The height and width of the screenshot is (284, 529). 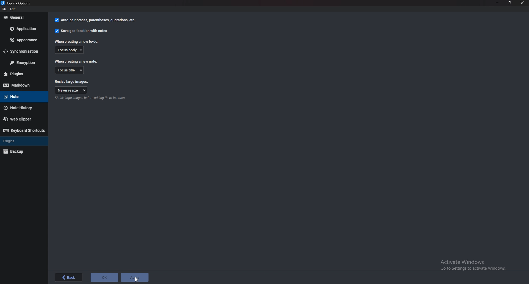 I want to click on Application, so click(x=23, y=29).